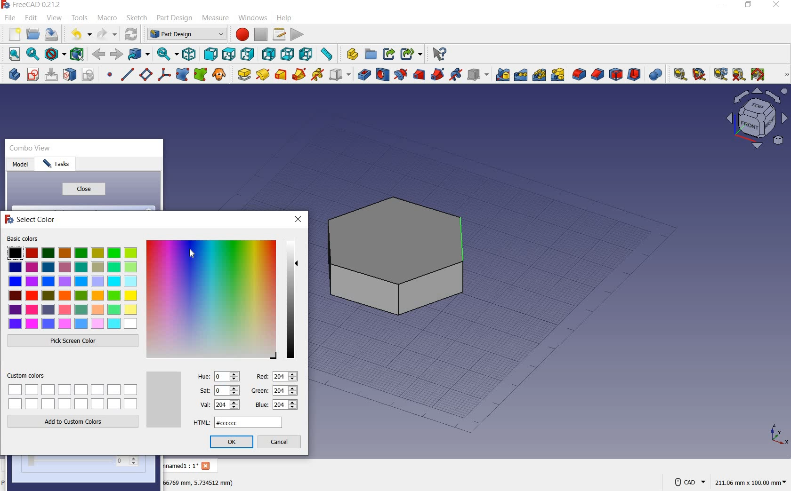  Describe the element at coordinates (749, 6) in the screenshot. I see `RESTORE DOWN` at that location.